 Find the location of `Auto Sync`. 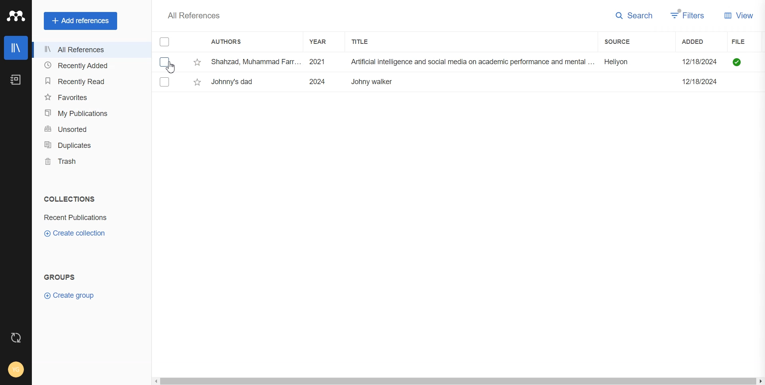

Auto Sync is located at coordinates (16, 338).